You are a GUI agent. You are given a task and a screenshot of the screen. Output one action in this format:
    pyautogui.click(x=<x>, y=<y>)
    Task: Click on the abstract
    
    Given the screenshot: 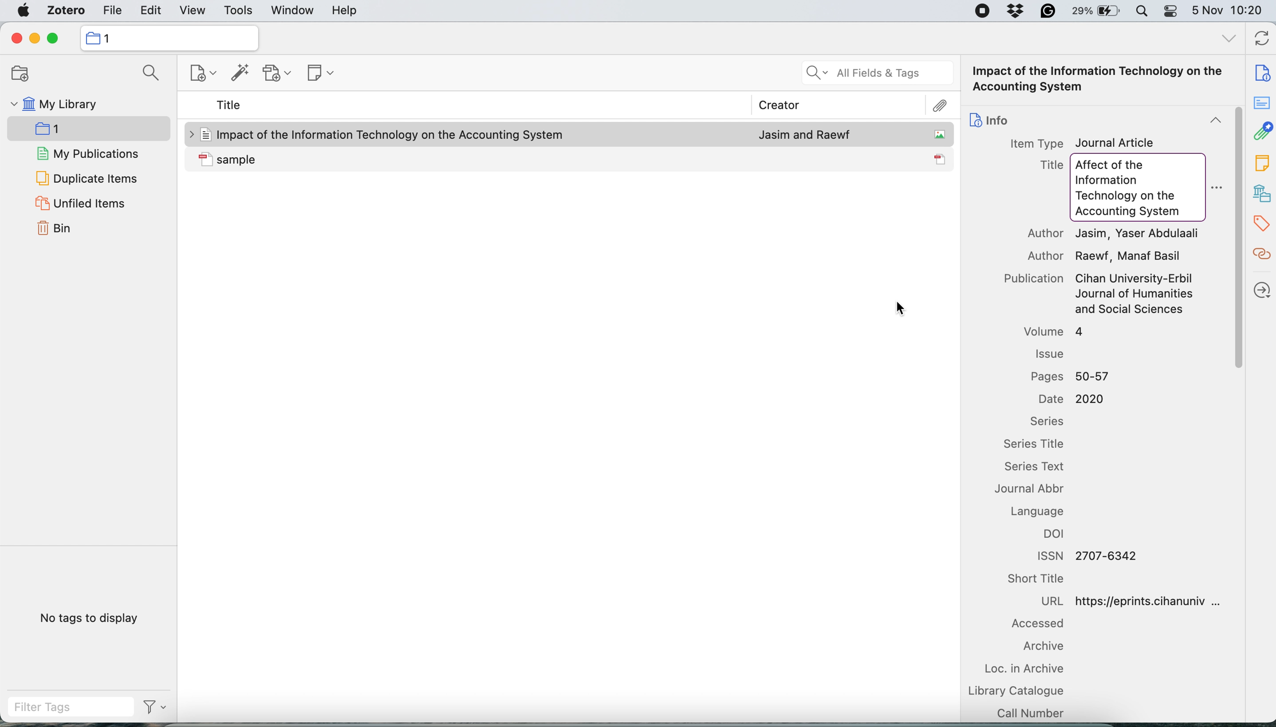 What is the action you would take?
    pyautogui.click(x=1261, y=103)
    